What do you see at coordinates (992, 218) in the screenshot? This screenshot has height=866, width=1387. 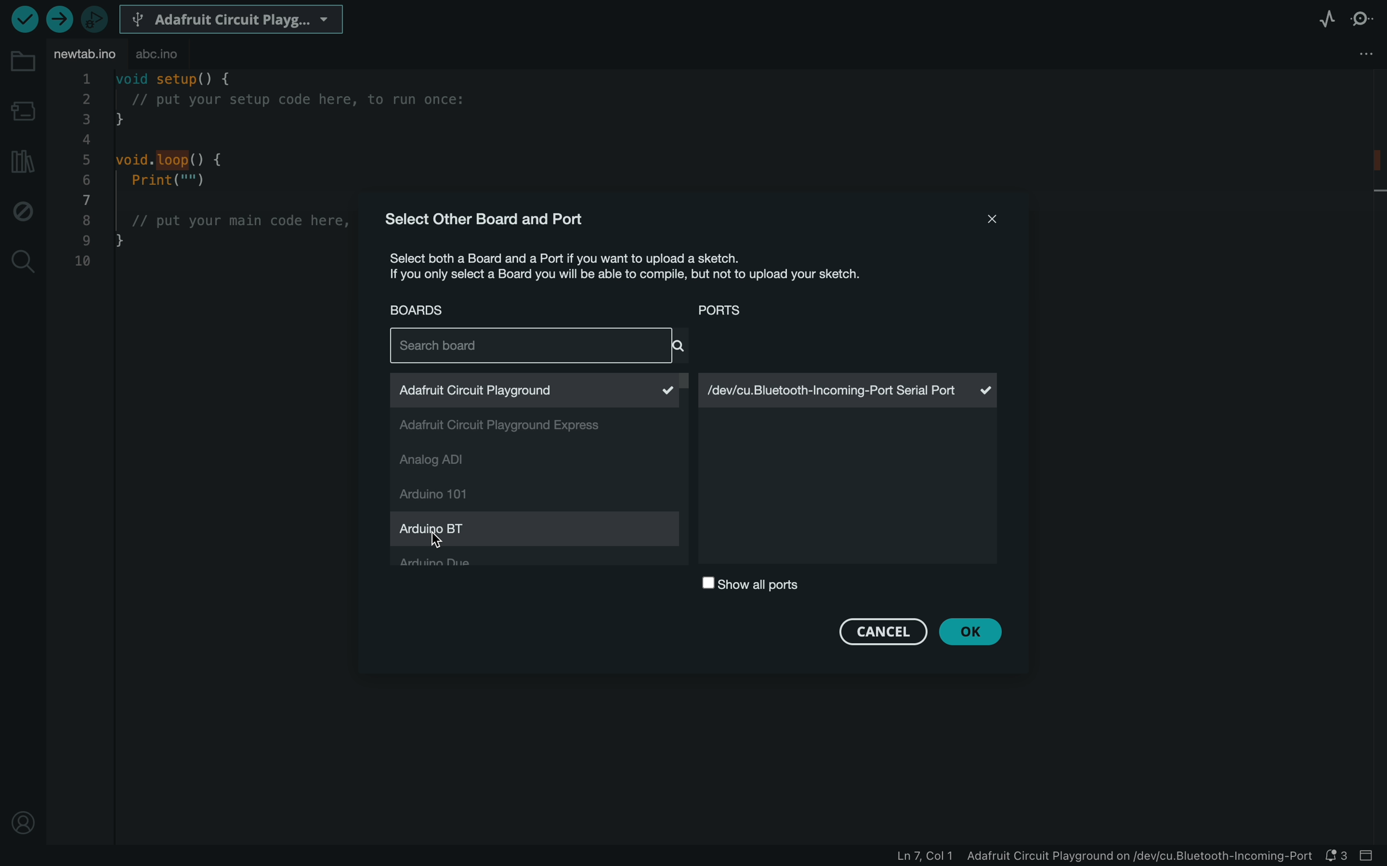 I see `close` at bounding box center [992, 218].